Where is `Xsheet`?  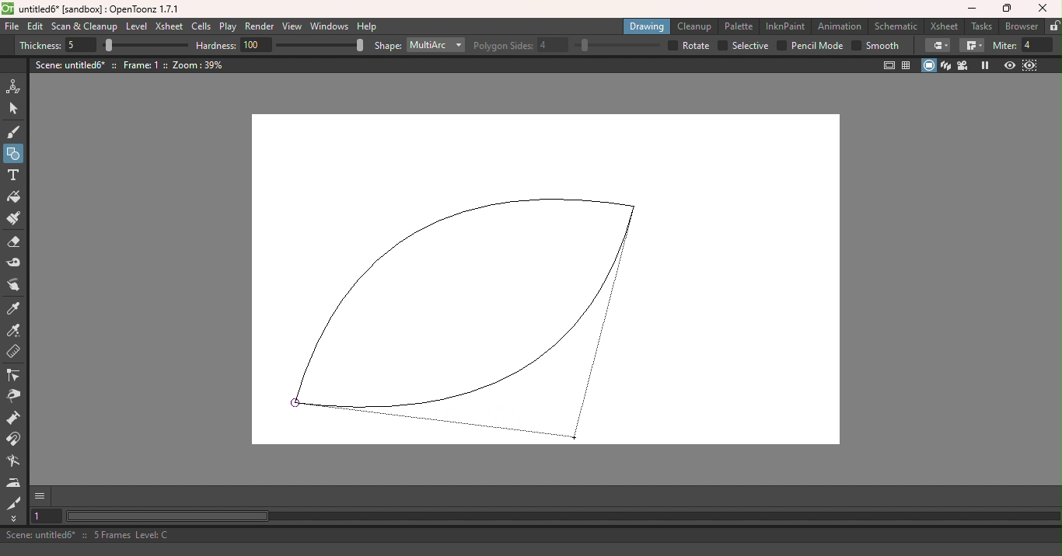
Xsheet is located at coordinates (944, 26).